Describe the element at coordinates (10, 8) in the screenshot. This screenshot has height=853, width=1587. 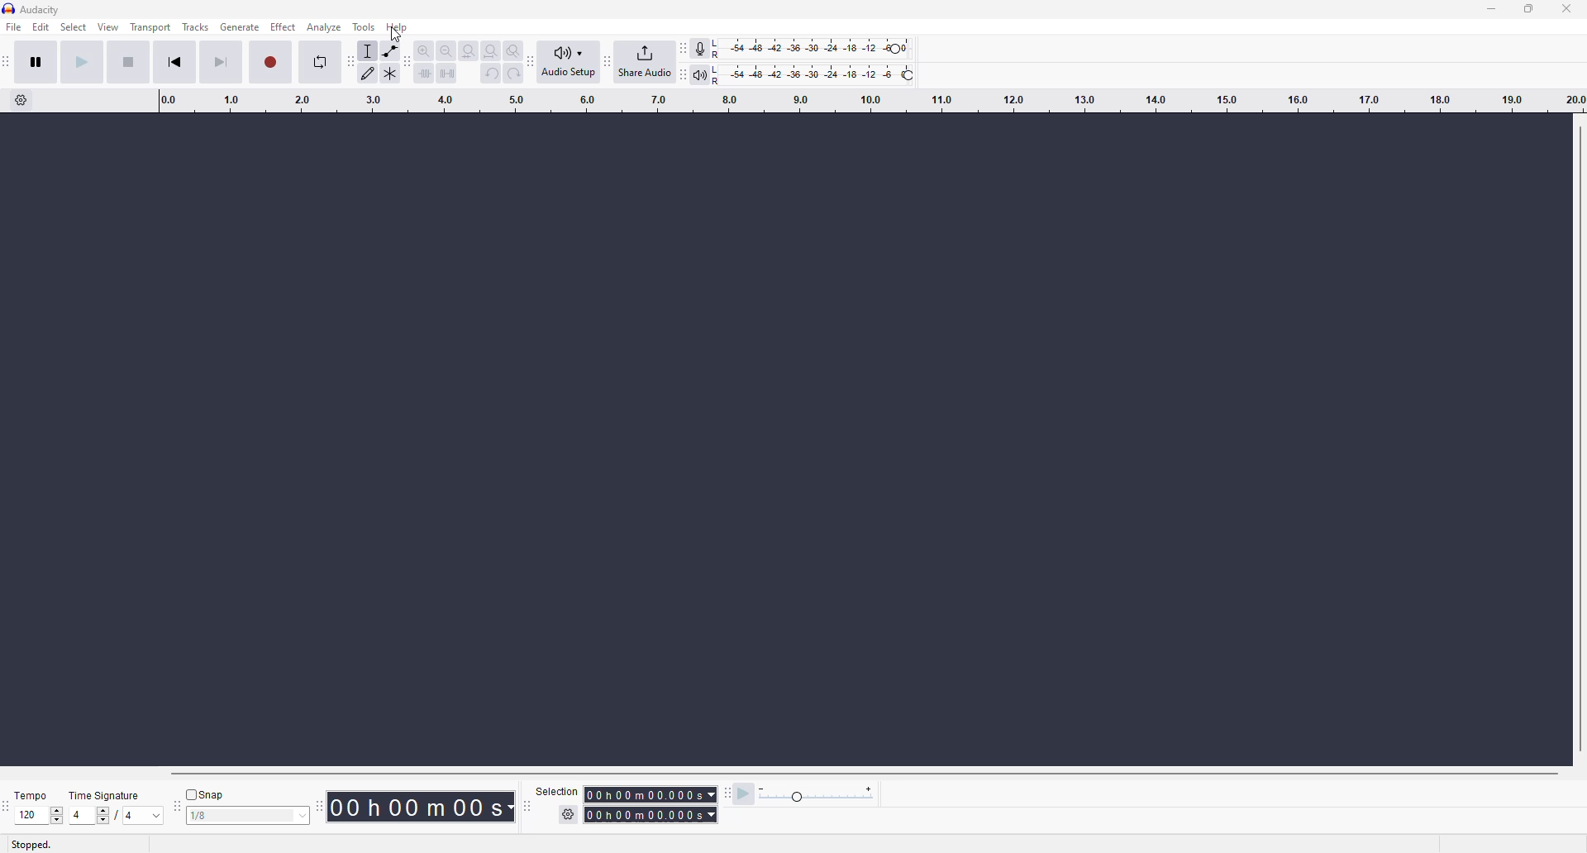
I see `audacity logo` at that location.